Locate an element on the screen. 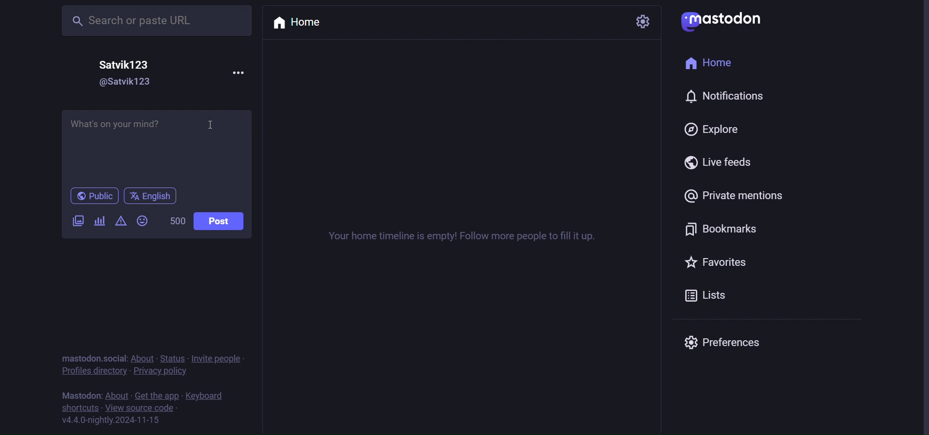 The height and width of the screenshot is (435, 929). lists is located at coordinates (714, 298).